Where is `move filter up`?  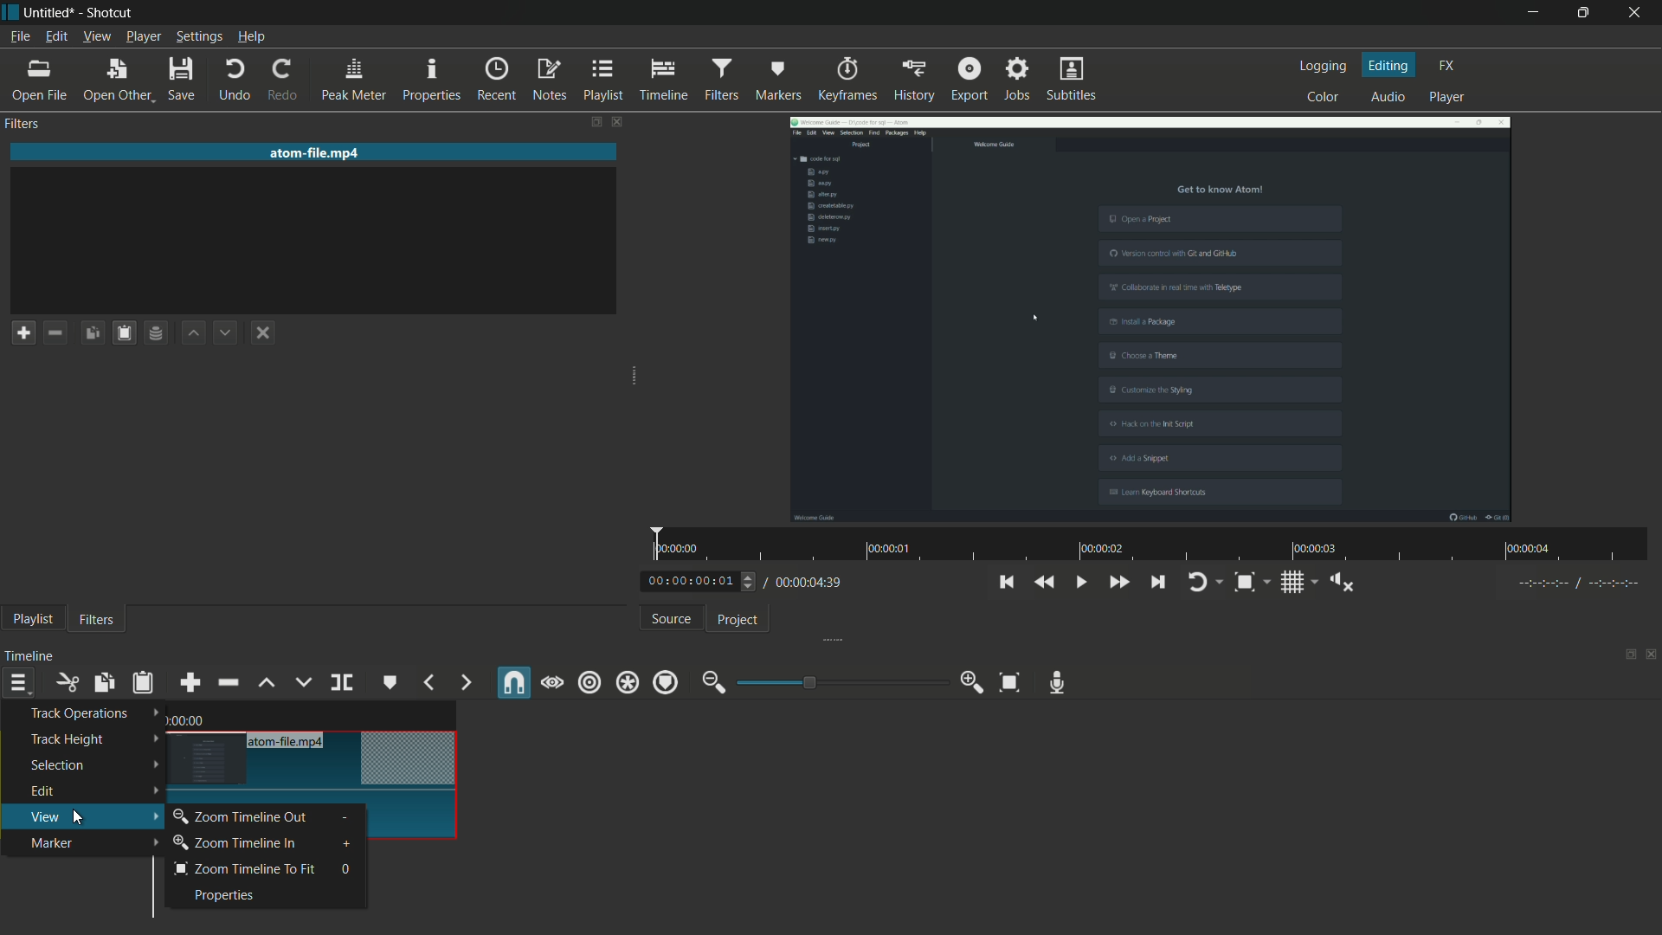
move filter up is located at coordinates (194, 334).